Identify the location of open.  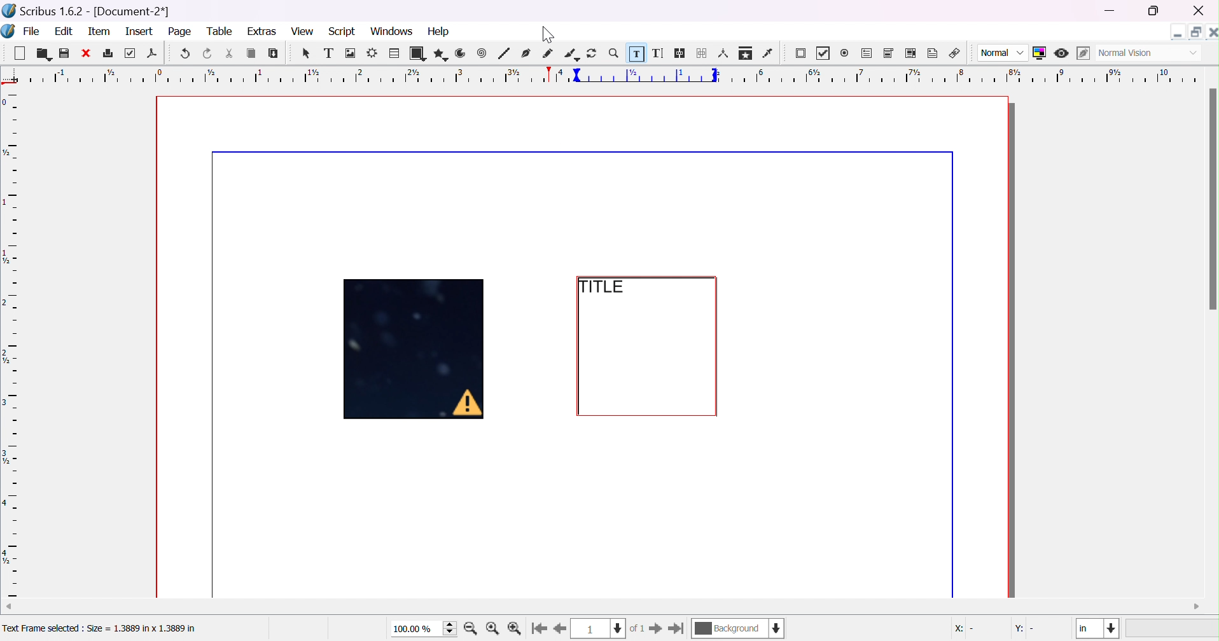
(41, 54).